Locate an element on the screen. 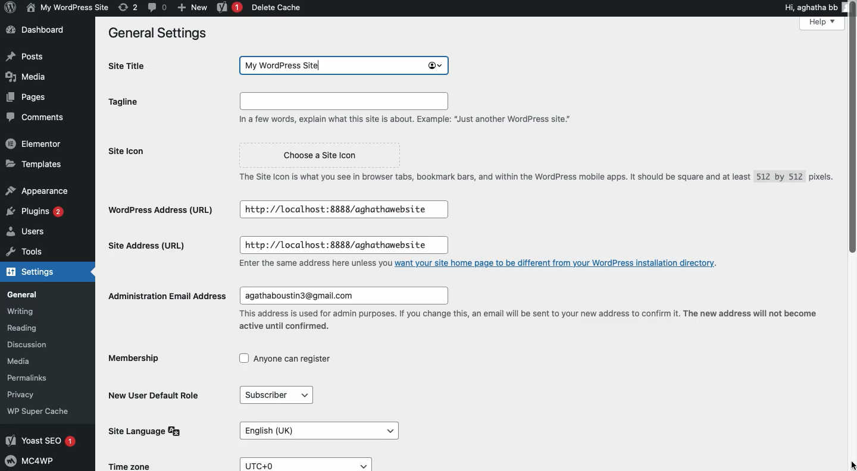 The height and width of the screenshot is (471, 857). Users is located at coordinates (27, 233).